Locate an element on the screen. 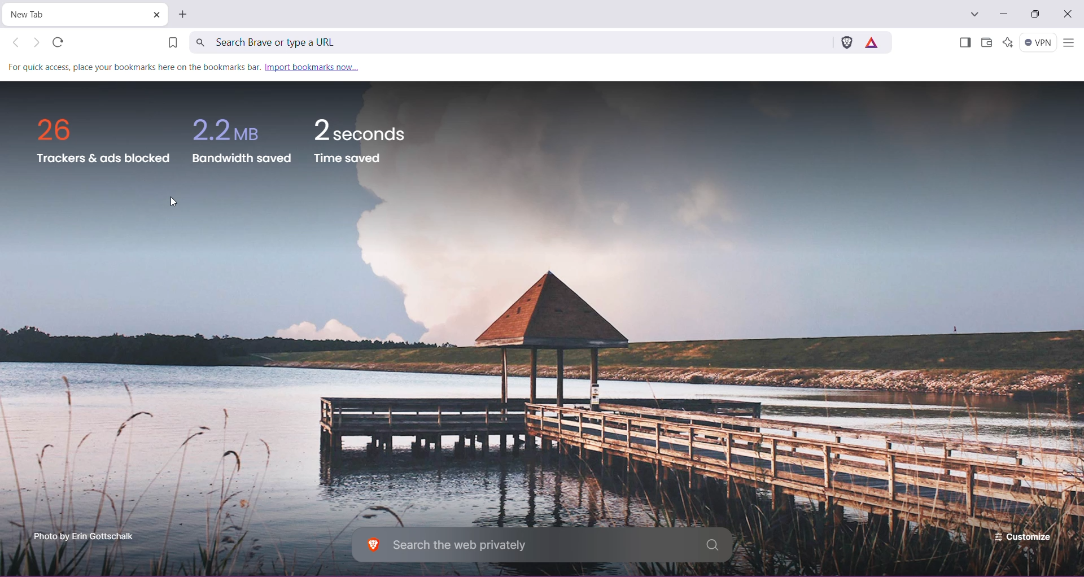  Brave Firewall + VPN is located at coordinates (1039, 42).